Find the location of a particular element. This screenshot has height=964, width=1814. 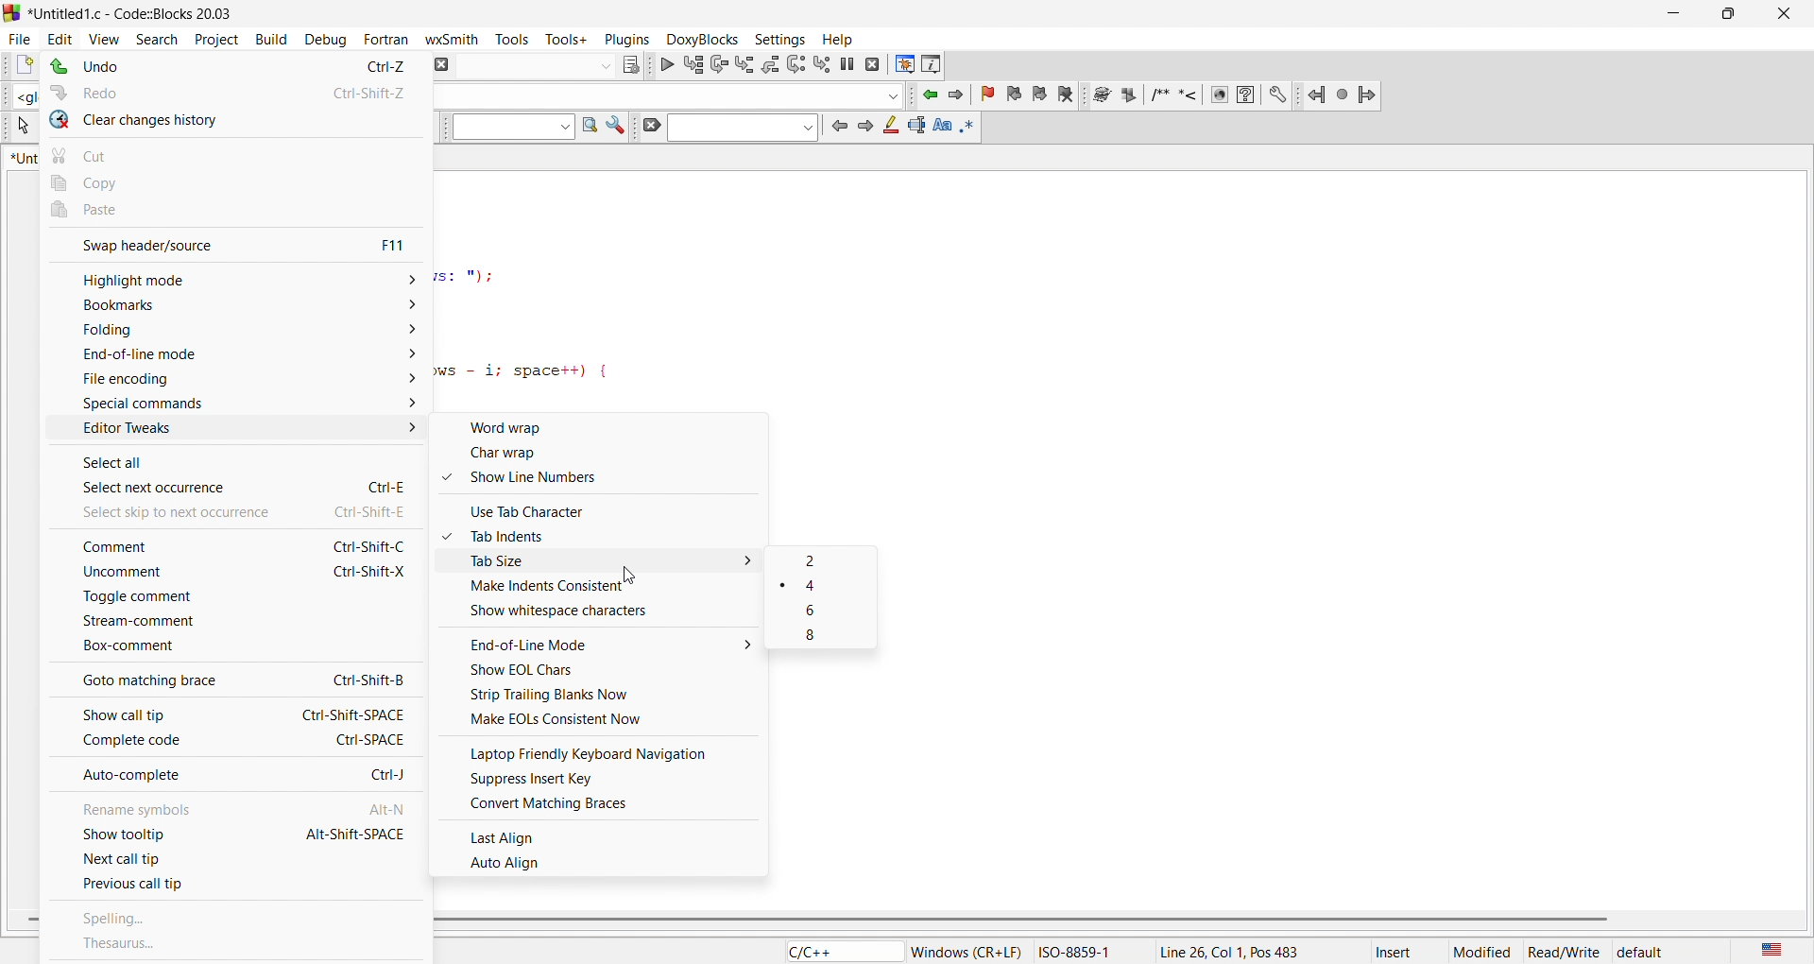

f11 is located at coordinates (397, 245).